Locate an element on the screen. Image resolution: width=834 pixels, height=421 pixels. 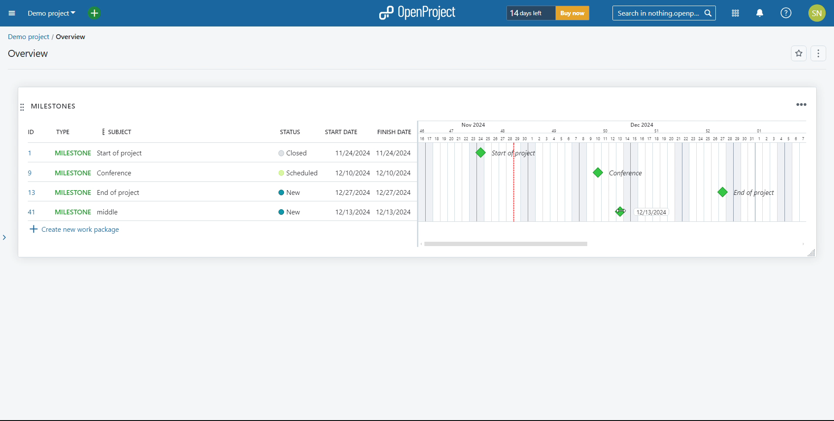
widget options is located at coordinates (801, 105).